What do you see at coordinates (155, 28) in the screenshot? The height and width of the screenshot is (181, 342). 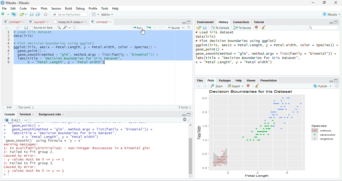 I see `up` at bounding box center [155, 28].